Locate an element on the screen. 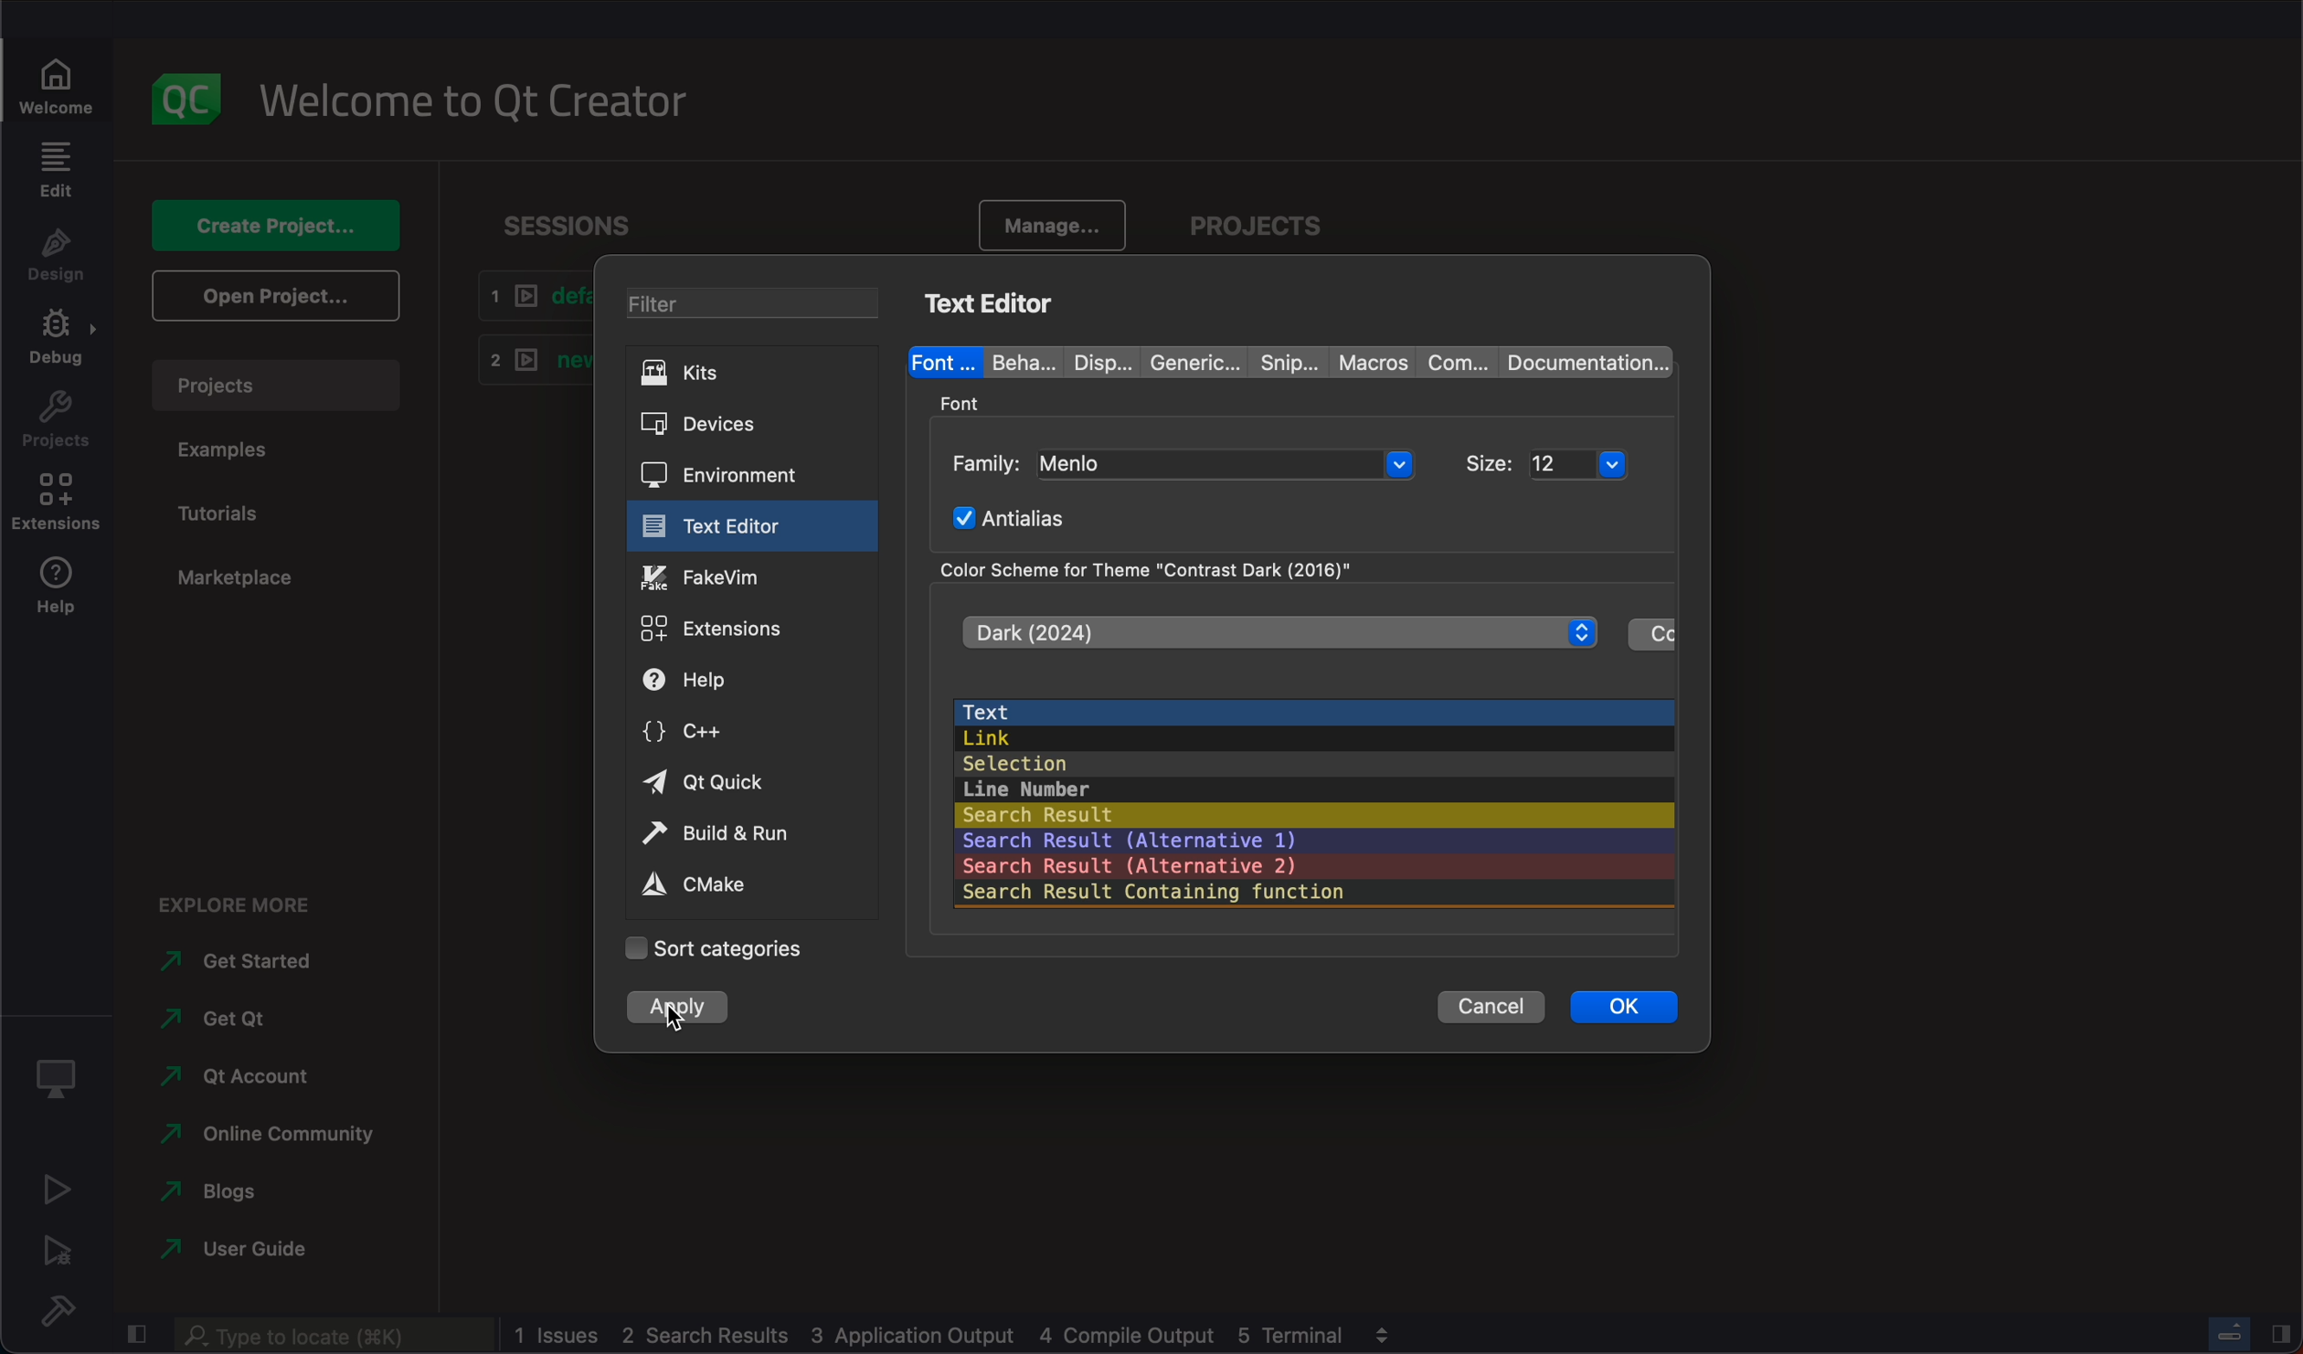 This screenshot has height=1354, width=2303. devices is located at coordinates (752, 425).